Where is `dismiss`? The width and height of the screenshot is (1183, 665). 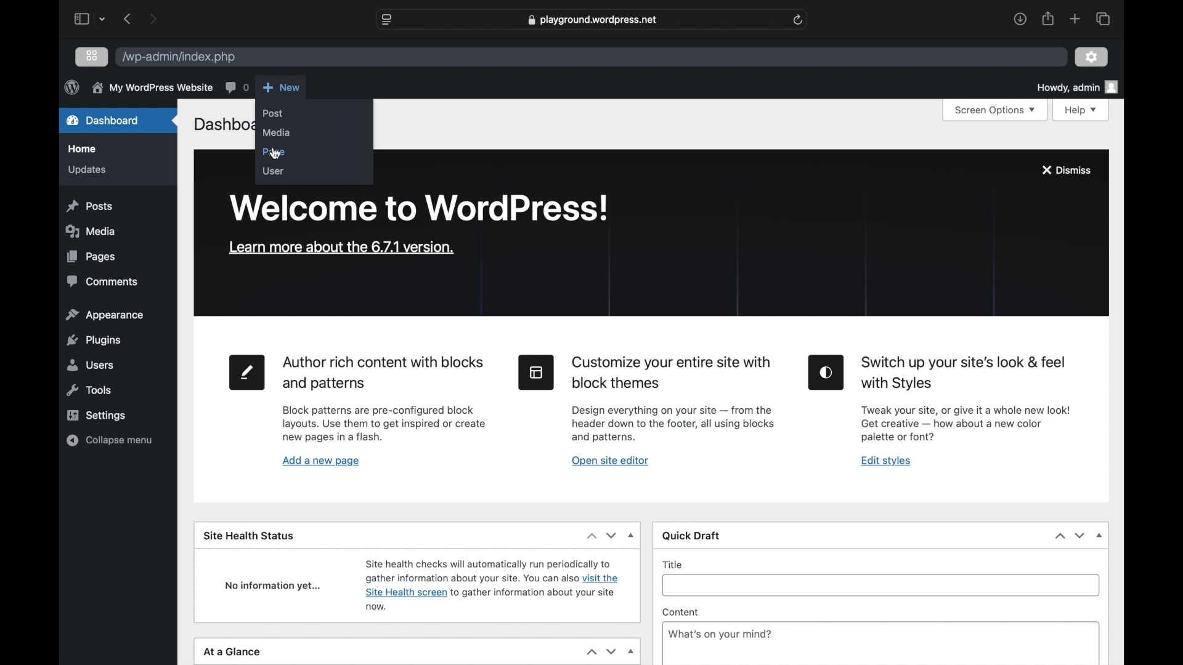 dismiss is located at coordinates (1067, 171).